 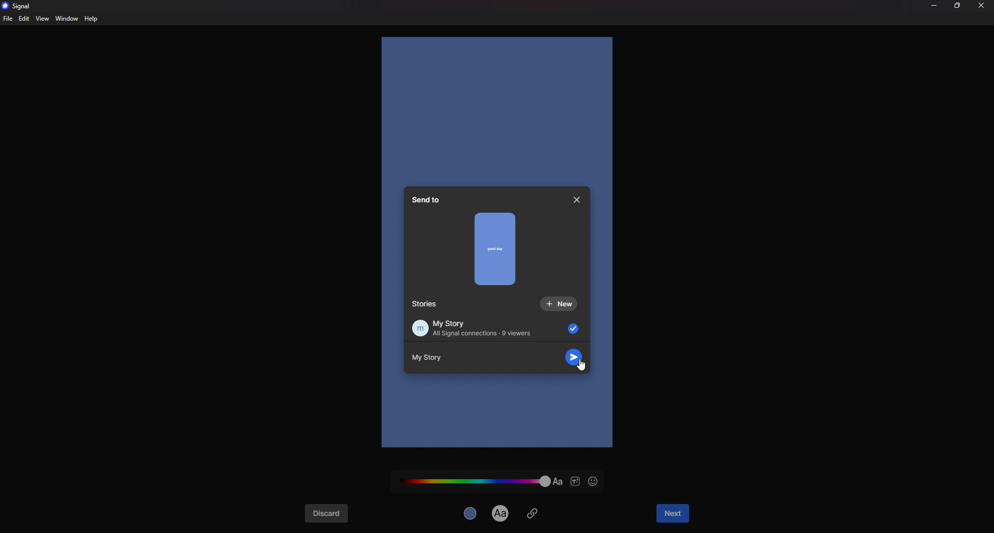 I want to click on scroll bar, so click(x=587, y=276).